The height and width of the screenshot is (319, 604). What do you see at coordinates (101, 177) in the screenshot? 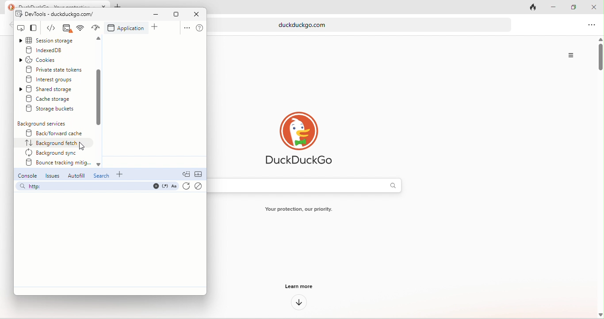
I see `search` at bounding box center [101, 177].